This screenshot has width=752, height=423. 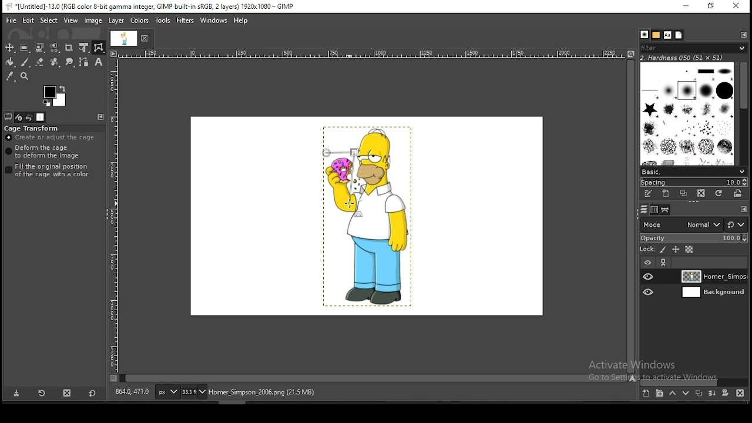 I want to click on device status, so click(x=18, y=117).